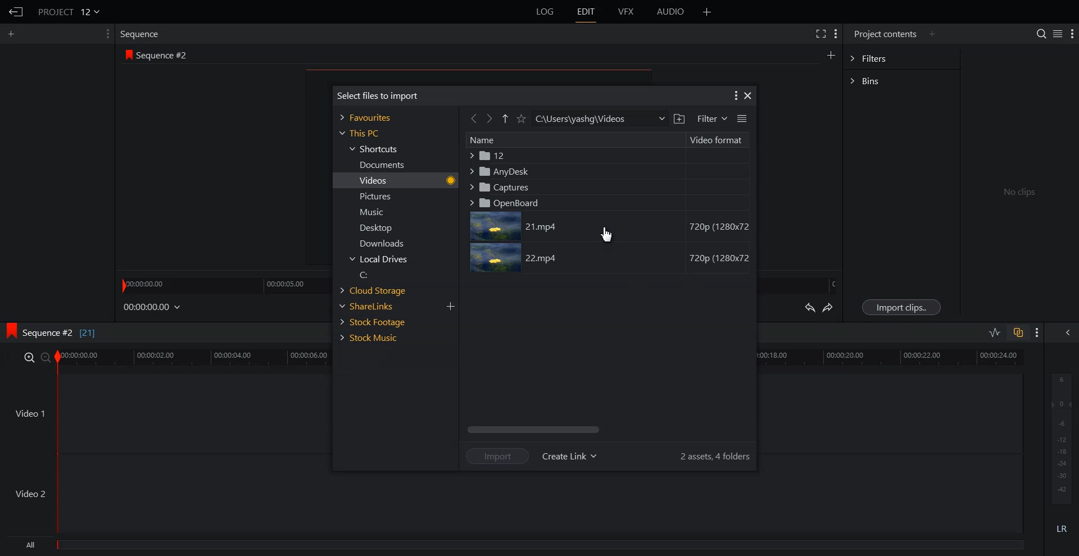  What do you see at coordinates (489, 119) in the screenshot?
I see `Go Forwards` at bounding box center [489, 119].